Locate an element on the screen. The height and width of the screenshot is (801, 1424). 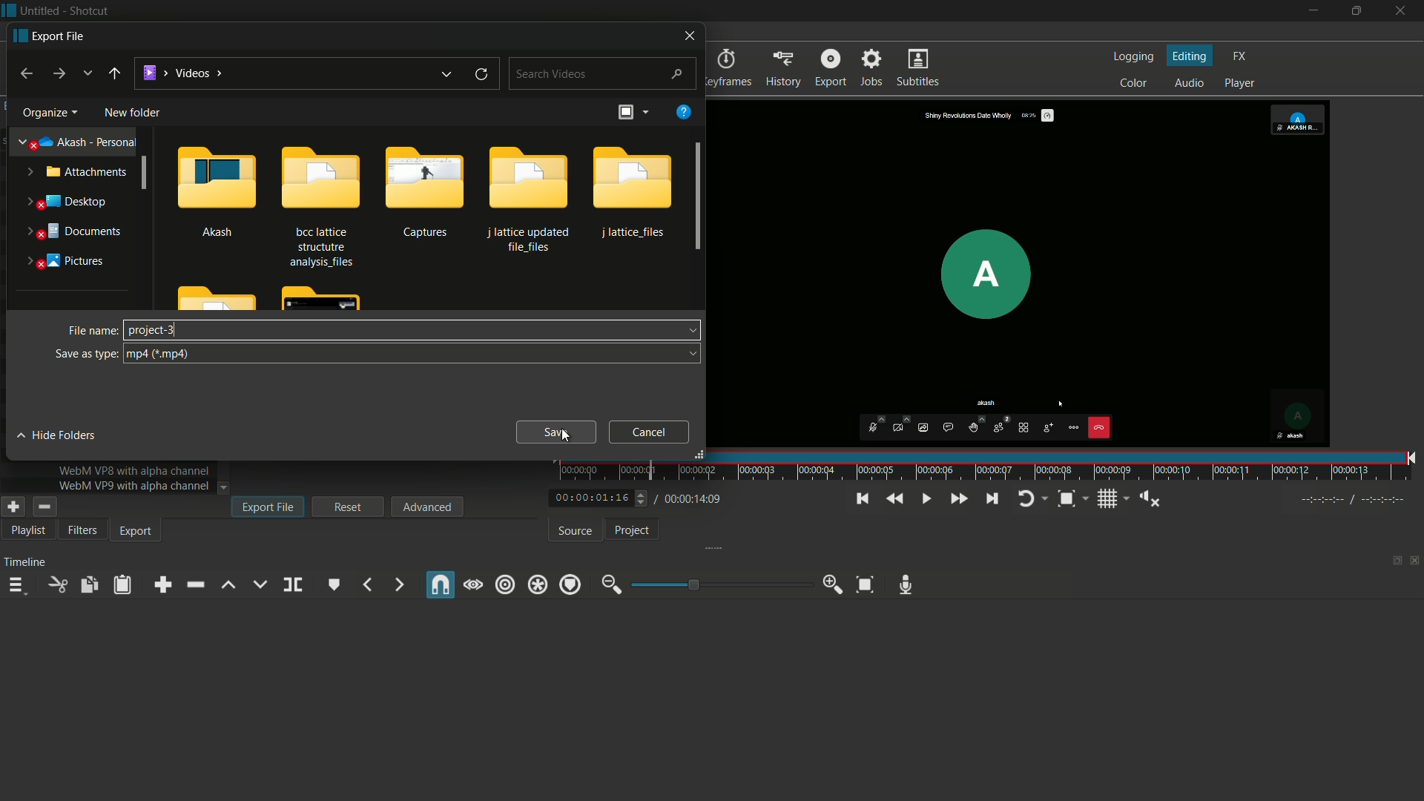
recent locations is located at coordinates (87, 74).